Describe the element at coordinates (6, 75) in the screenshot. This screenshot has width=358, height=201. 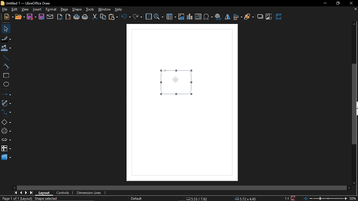
I see `rectangle` at that location.